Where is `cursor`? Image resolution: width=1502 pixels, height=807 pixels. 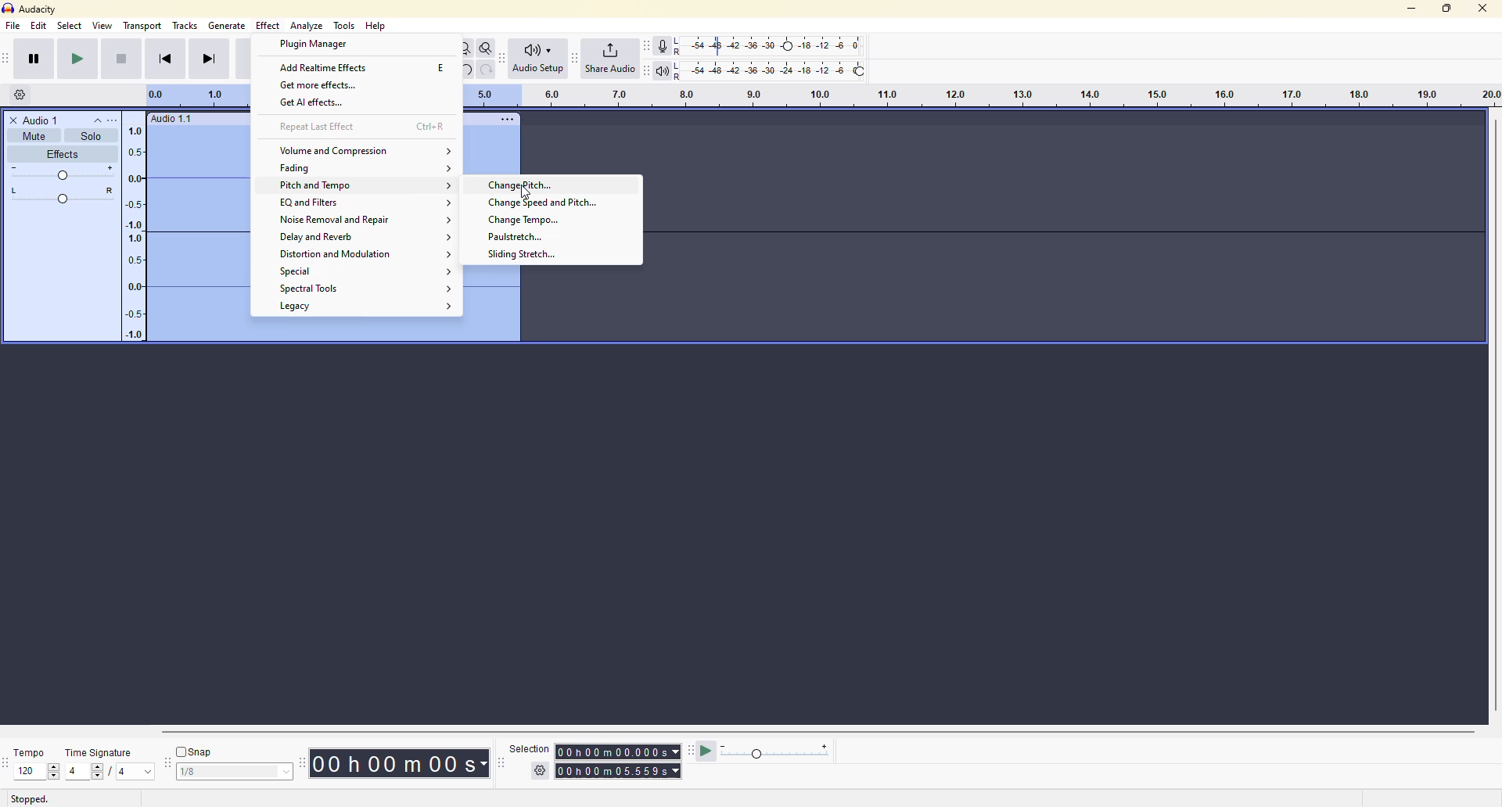 cursor is located at coordinates (418, 189).